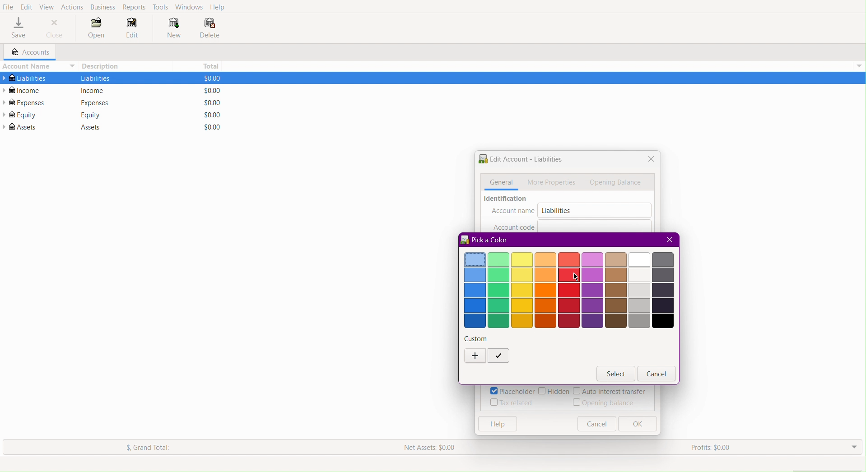  I want to click on Assets, so click(86, 127).